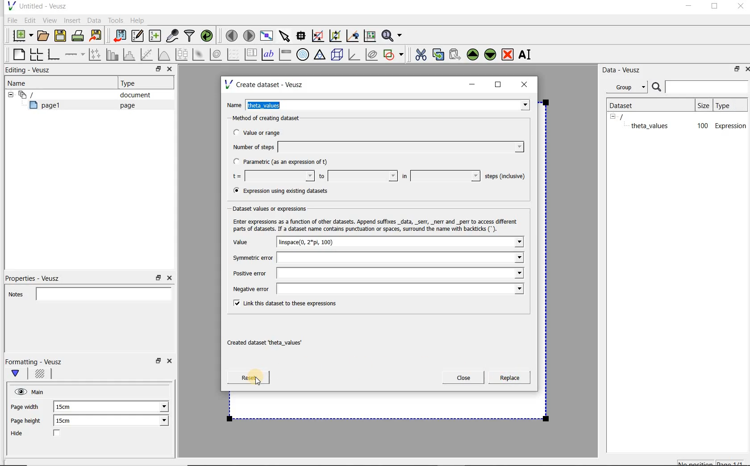  What do you see at coordinates (265, 84) in the screenshot?
I see `Create dataset - Veusz` at bounding box center [265, 84].